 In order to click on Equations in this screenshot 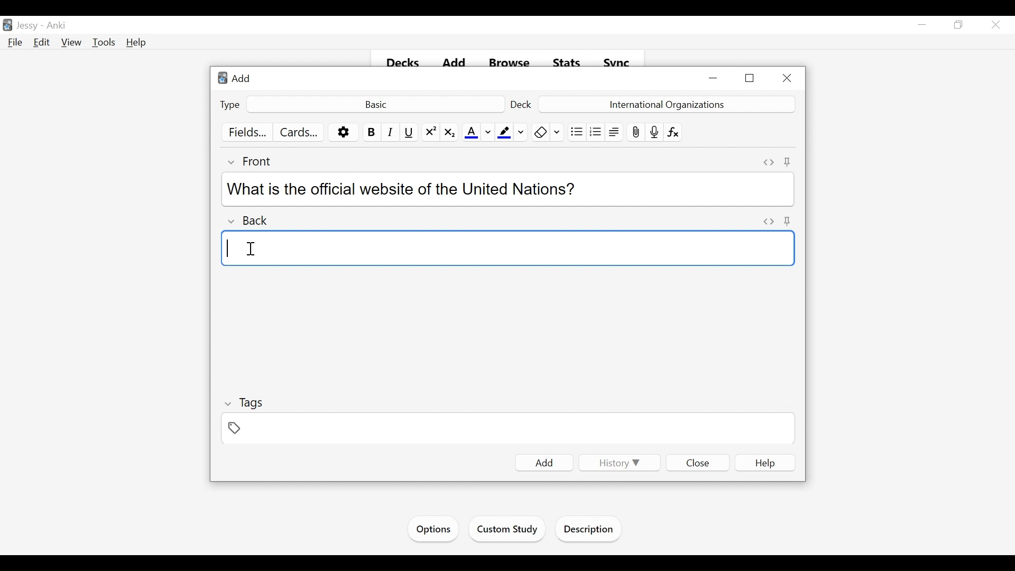, I will do `click(672, 132)`.